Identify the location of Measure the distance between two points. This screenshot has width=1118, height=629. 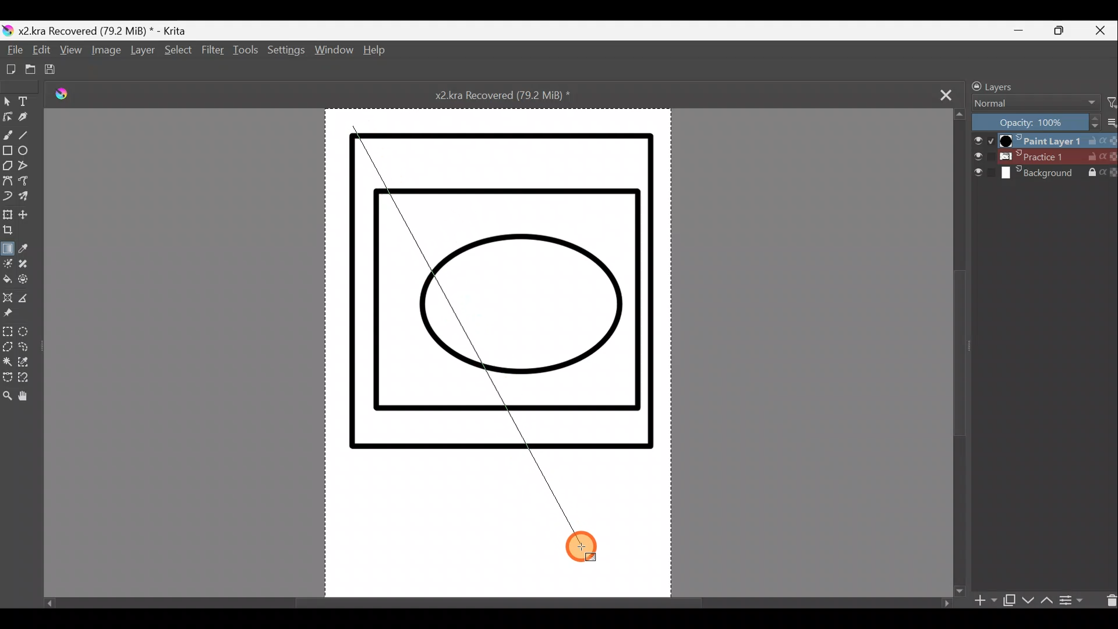
(29, 302).